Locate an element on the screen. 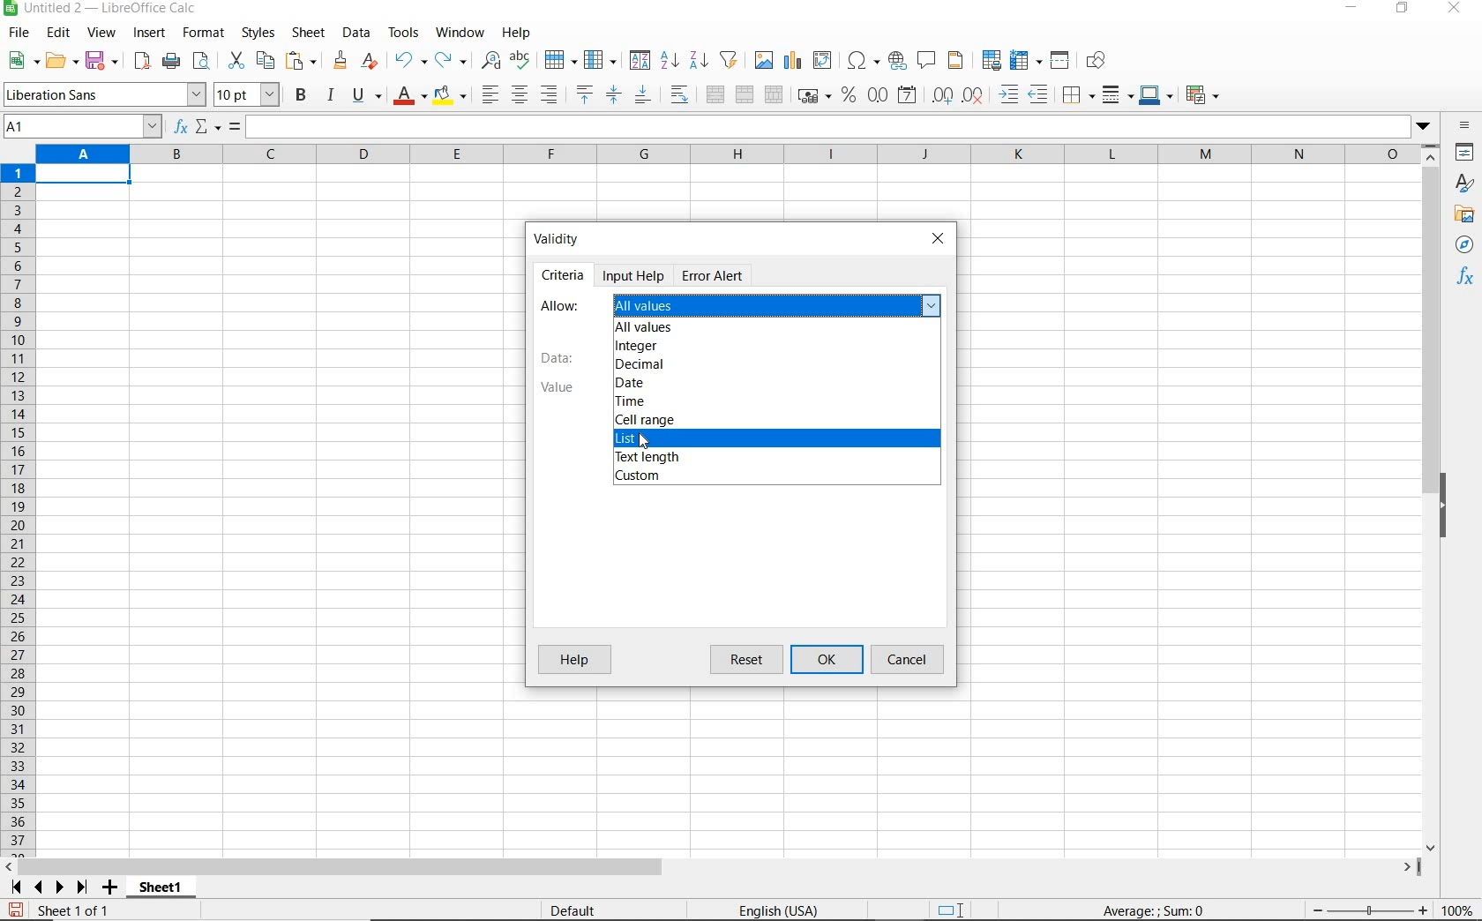  merge and center or unmerge cells is located at coordinates (715, 95).